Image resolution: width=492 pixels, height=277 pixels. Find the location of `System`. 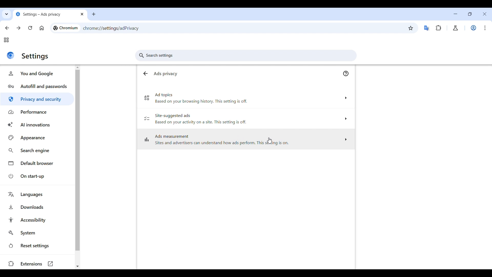

System is located at coordinates (37, 233).